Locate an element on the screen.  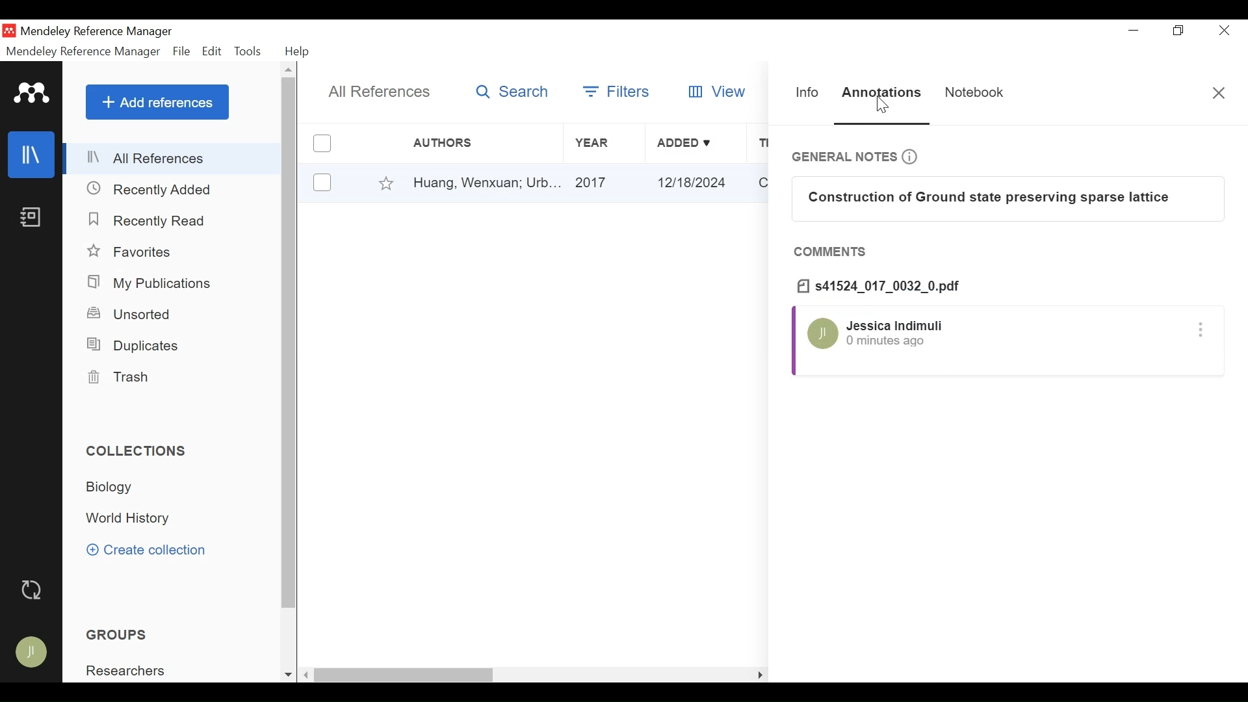
Added is located at coordinates (695, 144).